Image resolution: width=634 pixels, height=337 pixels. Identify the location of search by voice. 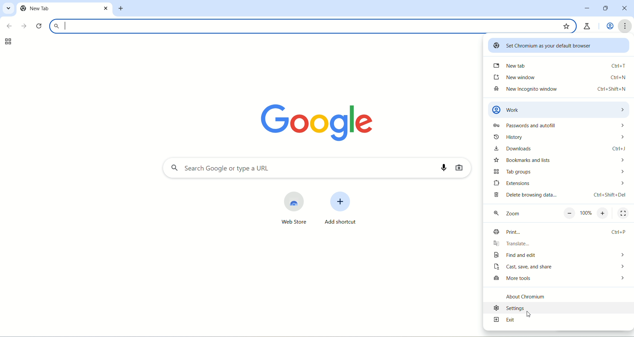
(440, 168).